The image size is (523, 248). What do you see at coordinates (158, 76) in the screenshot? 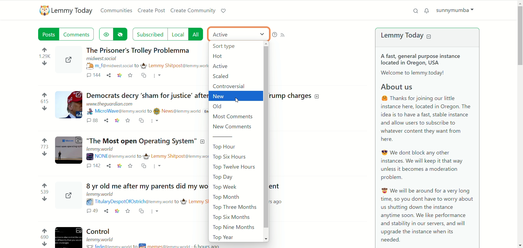
I see `more` at bounding box center [158, 76].